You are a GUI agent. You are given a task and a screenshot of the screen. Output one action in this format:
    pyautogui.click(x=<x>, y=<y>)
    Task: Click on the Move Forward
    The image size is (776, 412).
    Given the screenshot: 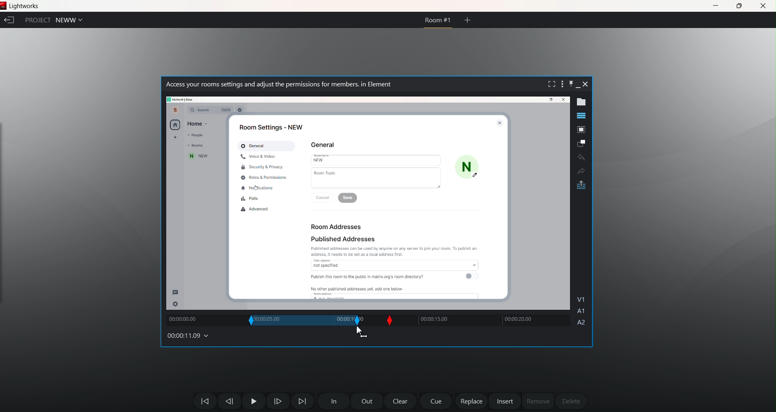 What is the action you would take?
    pyautogui.click(x=302, y=400)
    